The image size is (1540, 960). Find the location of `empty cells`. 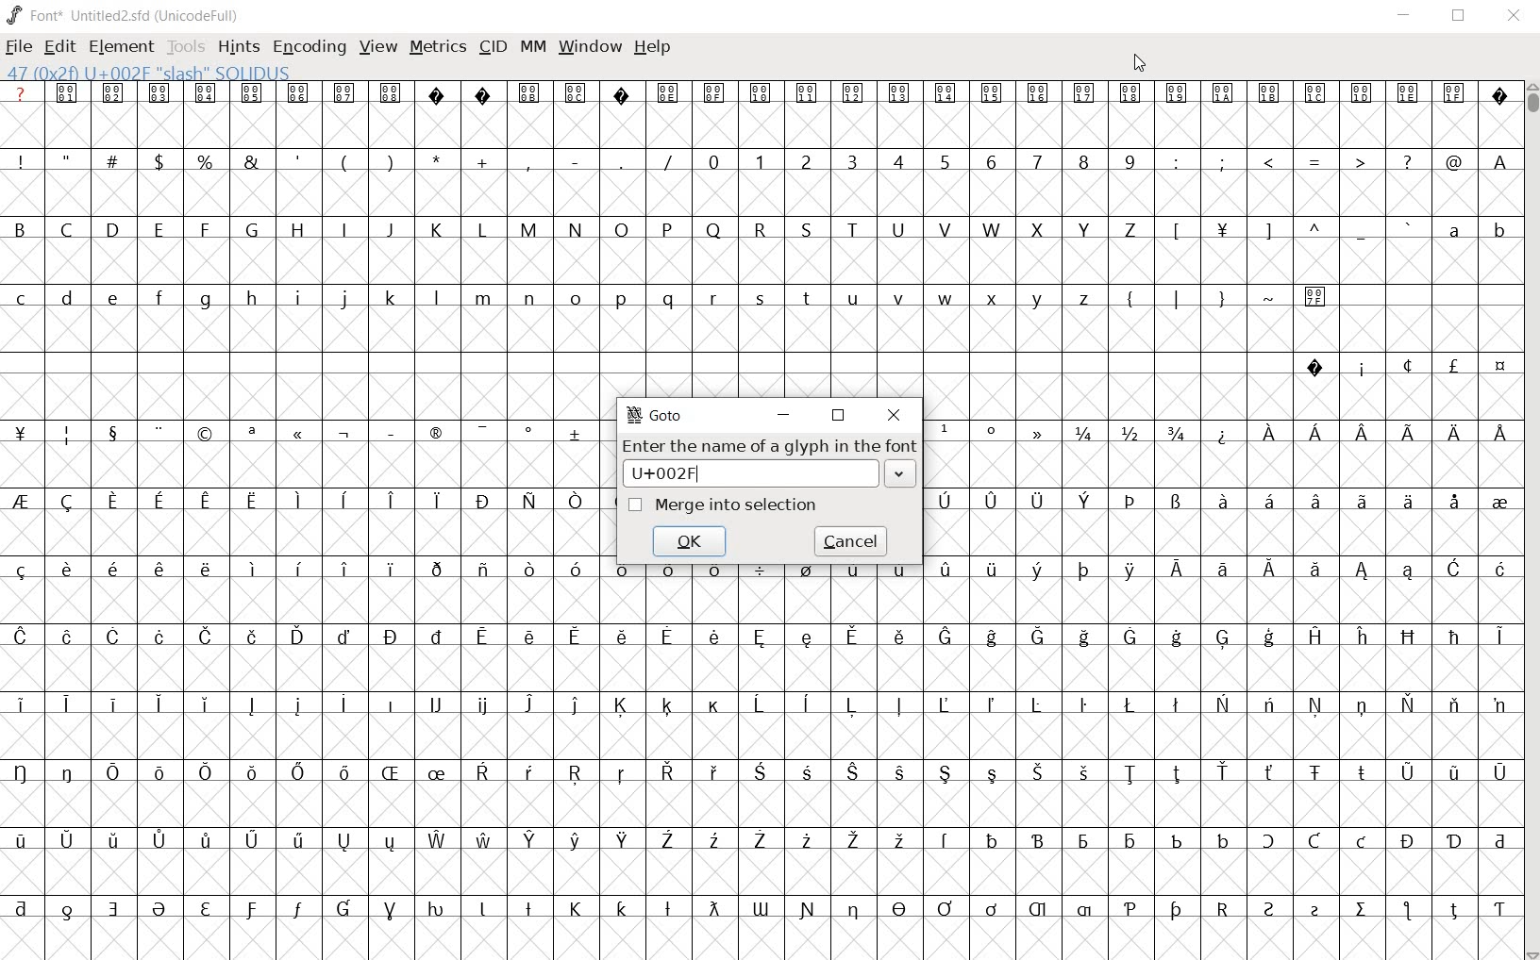

empty cells is located at coordinates (759, 328).